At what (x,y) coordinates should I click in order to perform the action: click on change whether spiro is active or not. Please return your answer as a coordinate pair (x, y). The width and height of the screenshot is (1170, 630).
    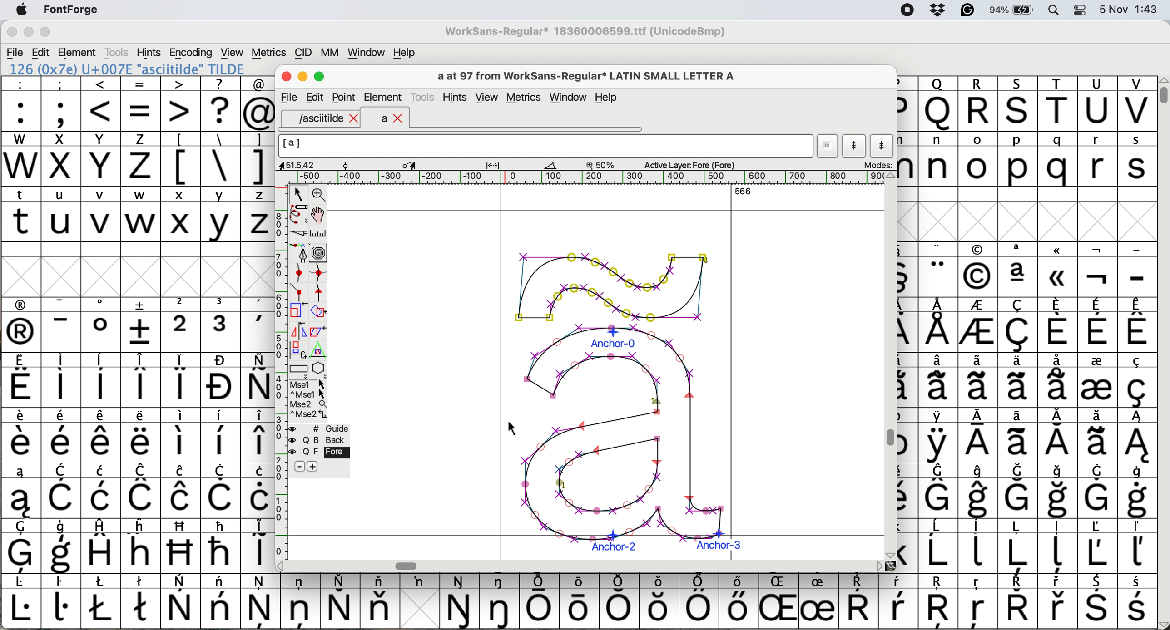
    Looking at the image, I should click on (319, 252).